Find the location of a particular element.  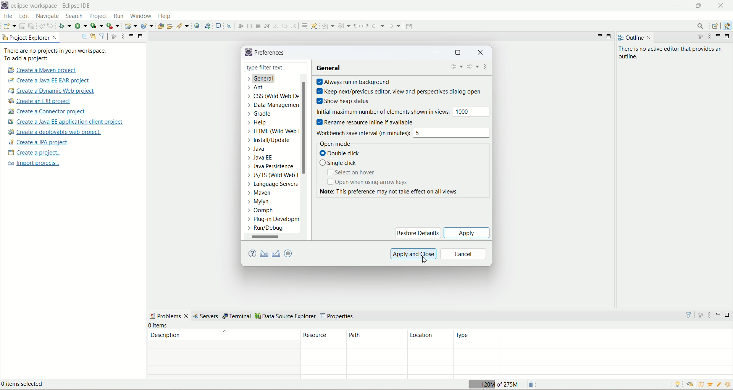

import projects is located at coordinates (32, 164).